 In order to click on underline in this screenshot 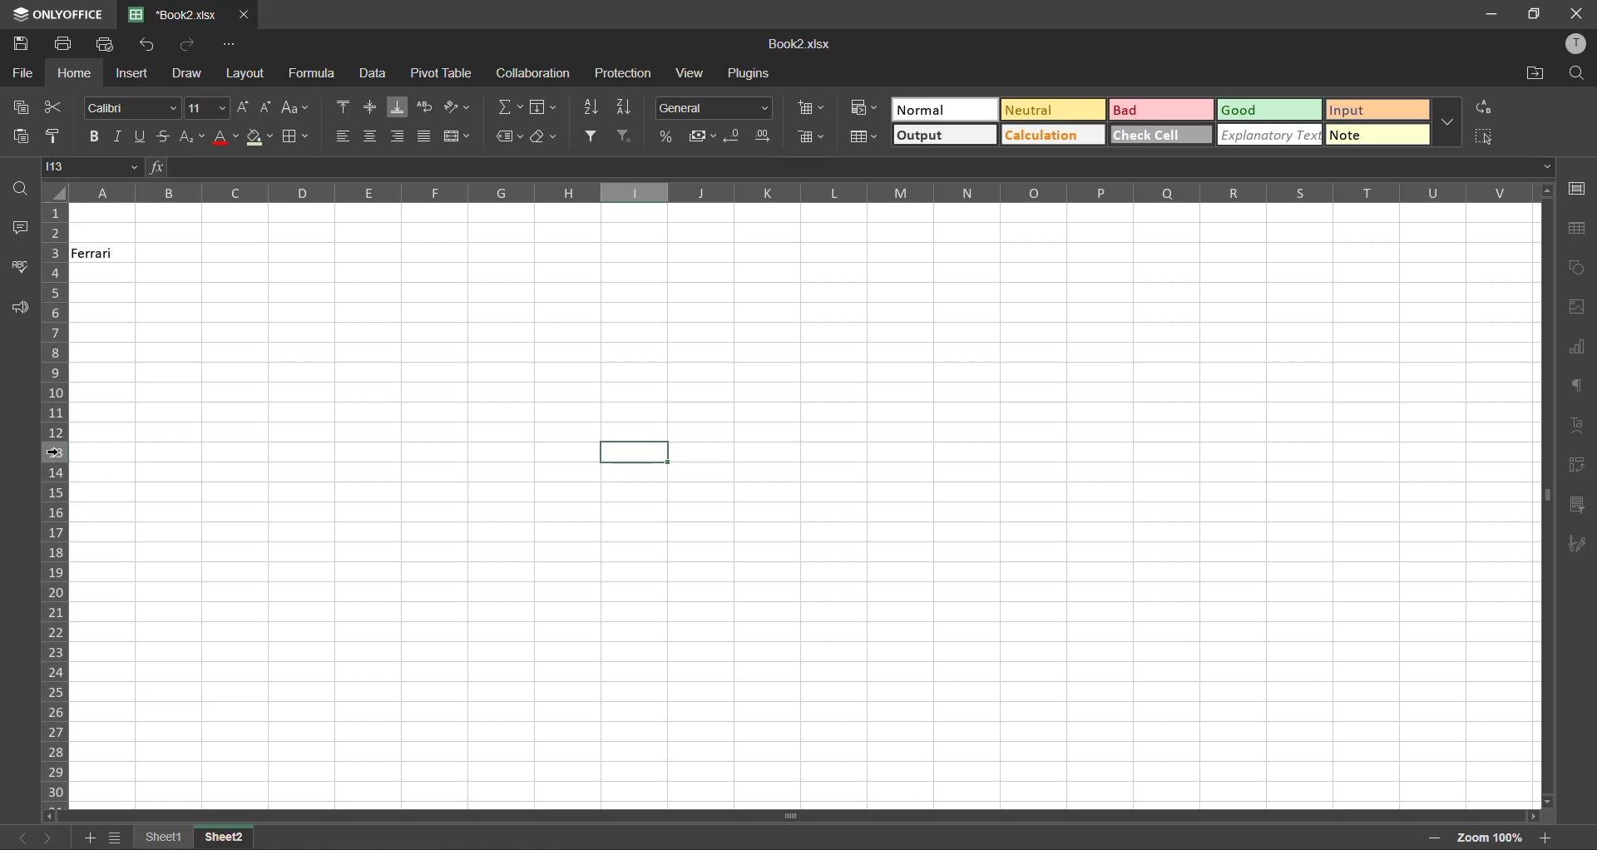, I will do `click(138, 136)`.